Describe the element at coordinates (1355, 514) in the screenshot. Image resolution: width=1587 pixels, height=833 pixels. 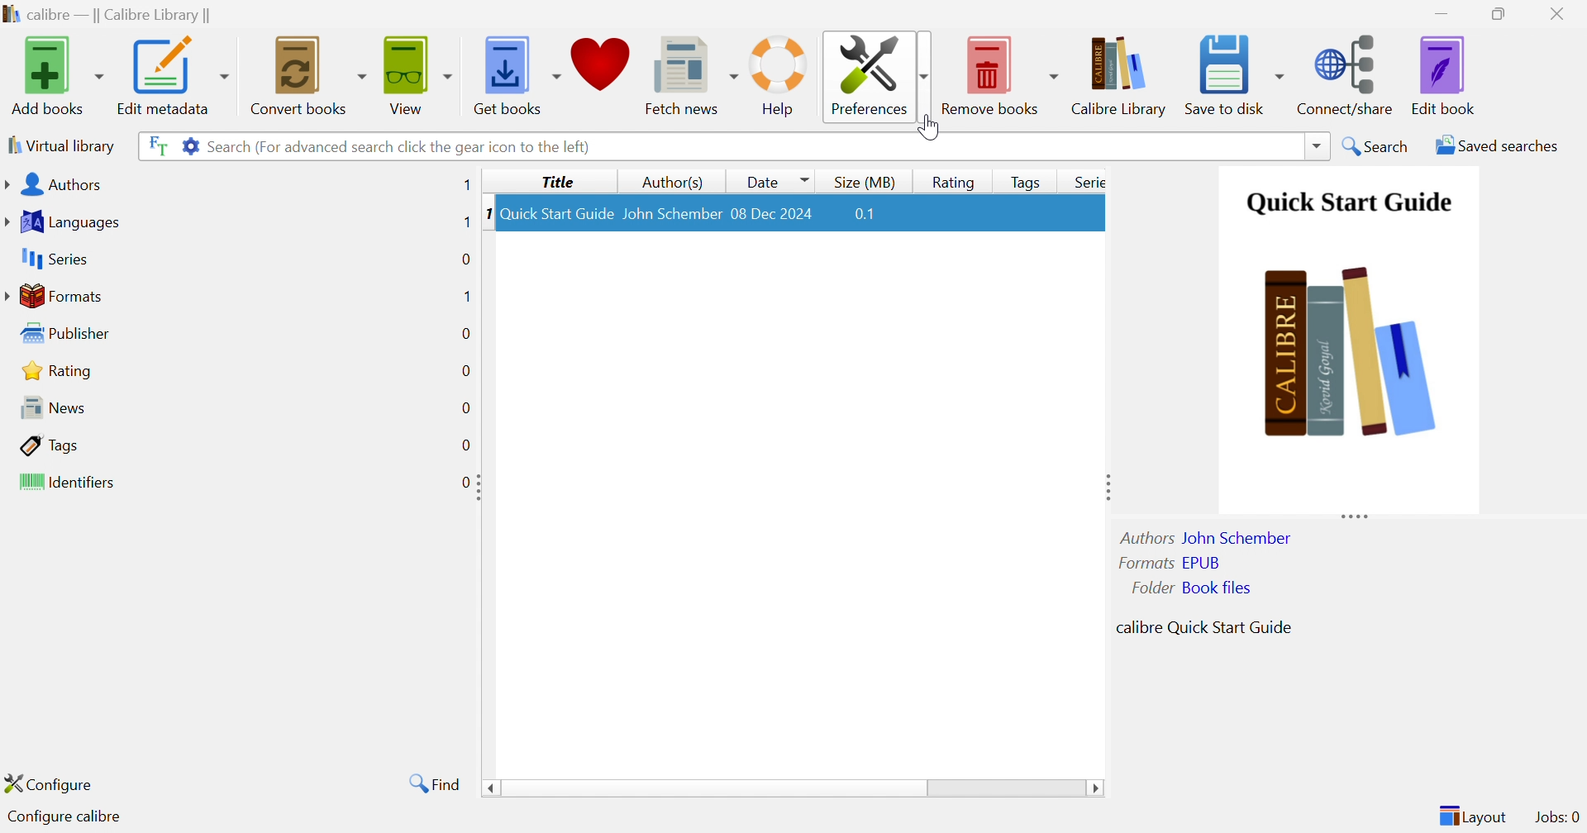
I see `Expand` at that location.